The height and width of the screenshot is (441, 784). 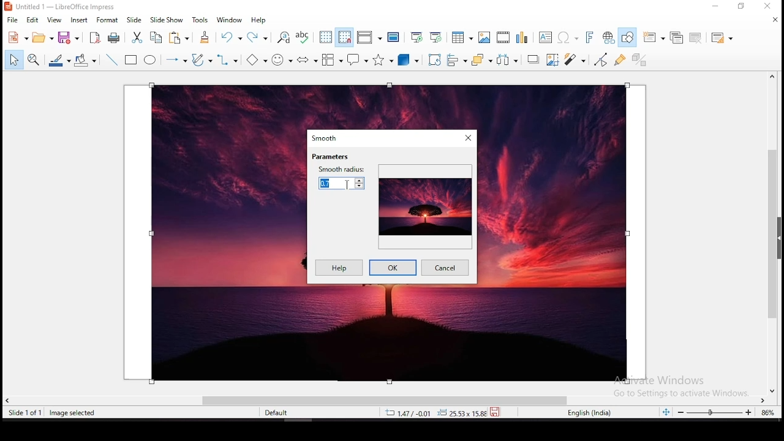 I want to click on display grid, so click(x=325, y=37).